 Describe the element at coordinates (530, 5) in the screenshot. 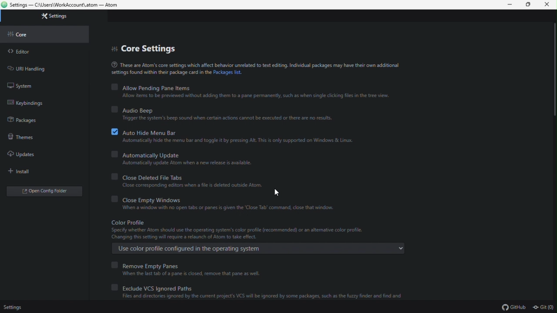

I see `maximize` at that location.